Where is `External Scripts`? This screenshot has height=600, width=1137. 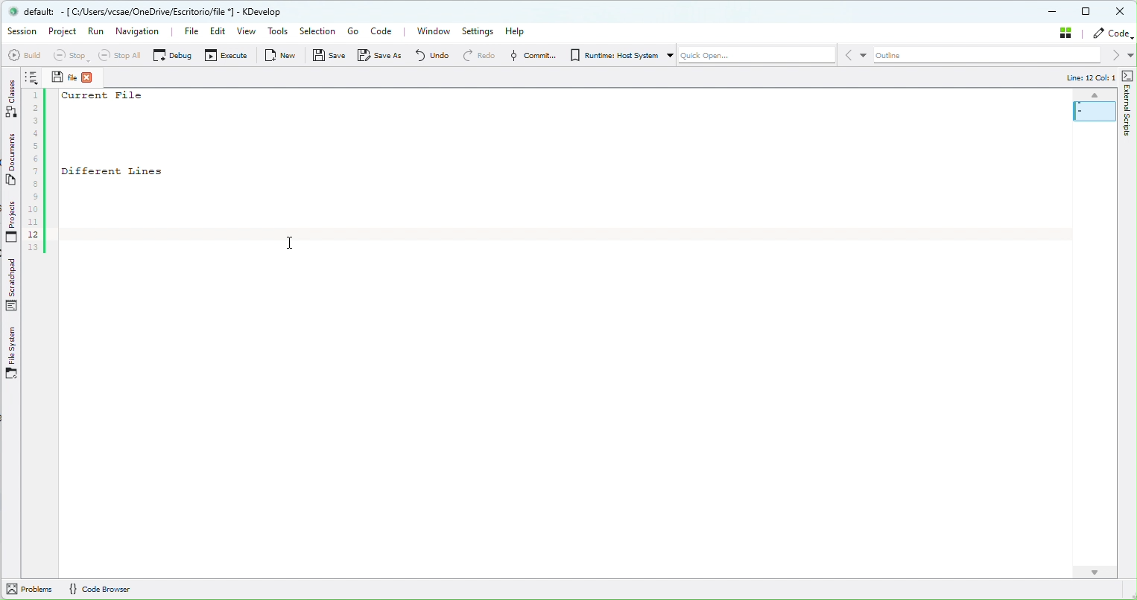
External Scripts is located at coordinates (1128, 108).